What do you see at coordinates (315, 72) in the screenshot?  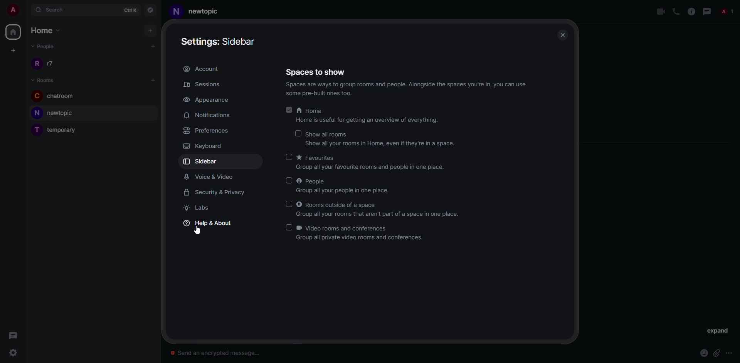 I see `spaces to show` at bounding box center [315, 72].